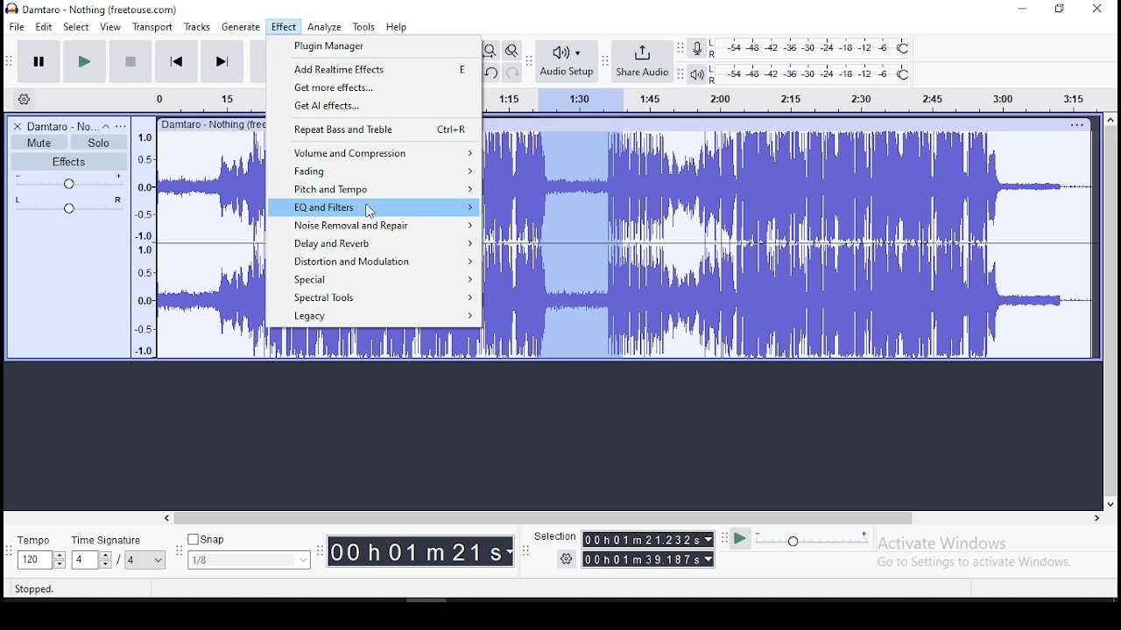 Image resolution: width=1121 pixels, height=630 pixels. Describe the element at coordinates (236, 560) in the screenshot. I see `1/8` at that location.